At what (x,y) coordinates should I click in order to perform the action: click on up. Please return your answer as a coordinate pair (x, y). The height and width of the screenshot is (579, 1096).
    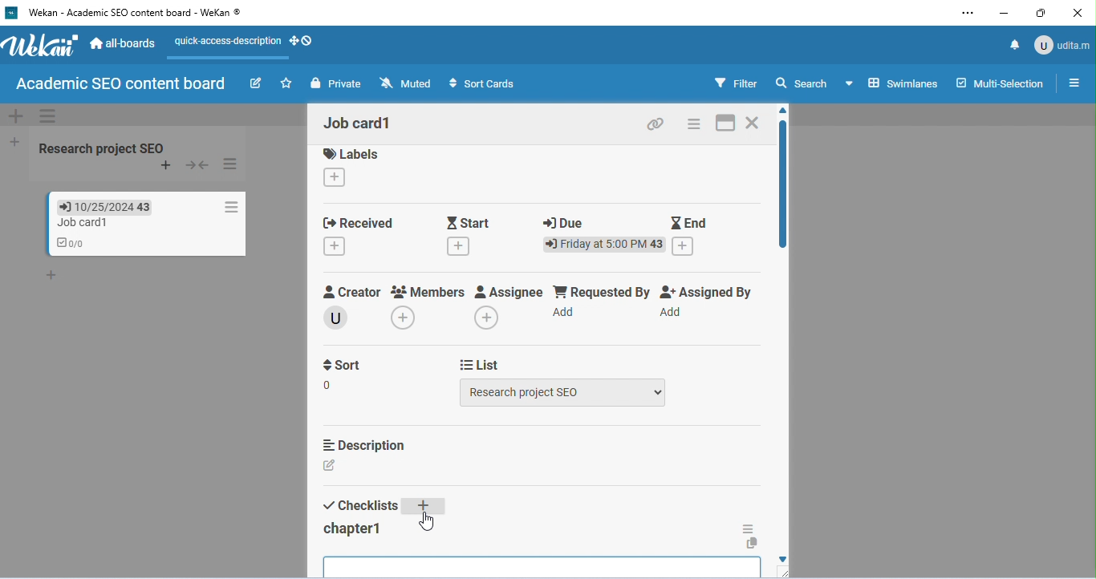
    Looking at the image, I should click on (787, 110).